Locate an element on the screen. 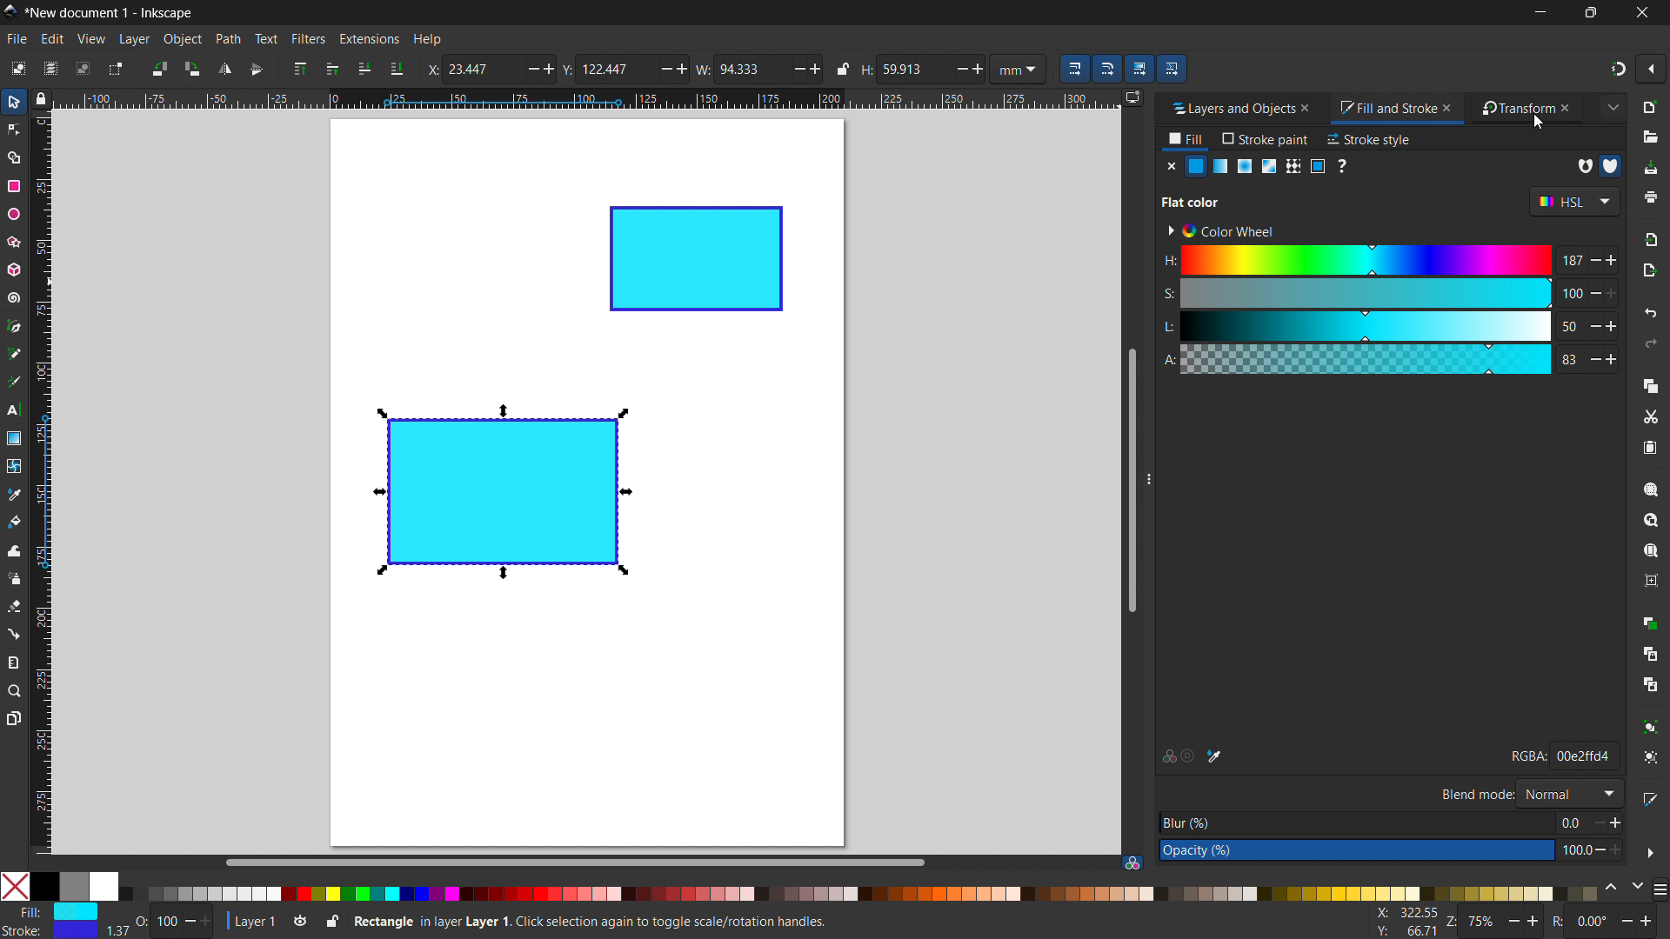 This screenshot has height=939, width=1670. redo is located at coordinates (1651, 343).